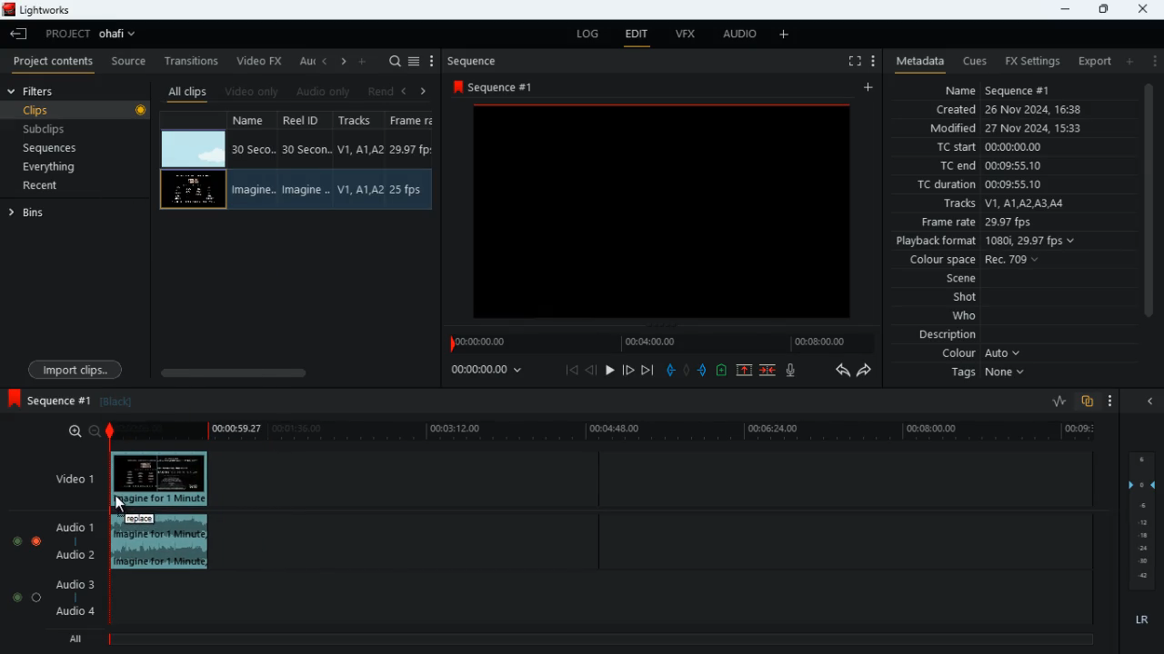 The width and height of the screenshot is (1164, 654). Describe the element at coordinates (16, 597) in the screenshot. I see `toggle` at that location.